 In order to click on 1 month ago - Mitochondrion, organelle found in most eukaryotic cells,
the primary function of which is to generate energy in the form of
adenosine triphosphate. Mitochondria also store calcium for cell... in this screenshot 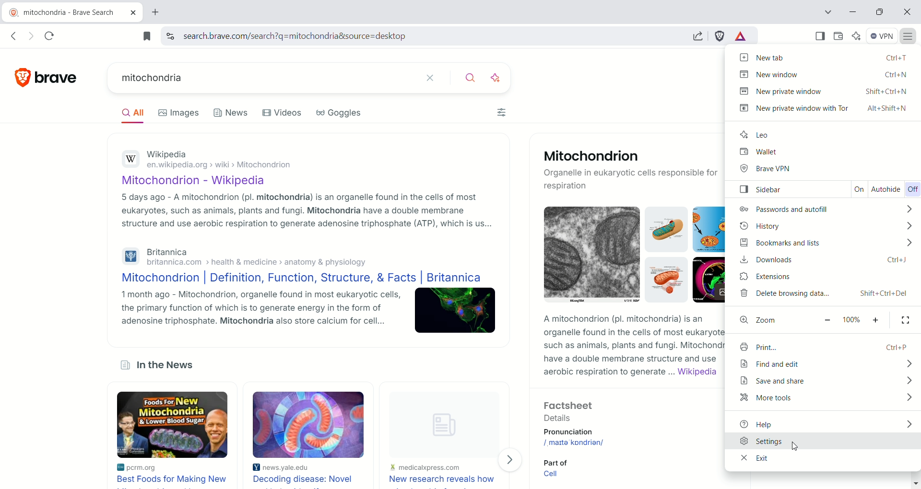, I will do `click(248, 314)`.